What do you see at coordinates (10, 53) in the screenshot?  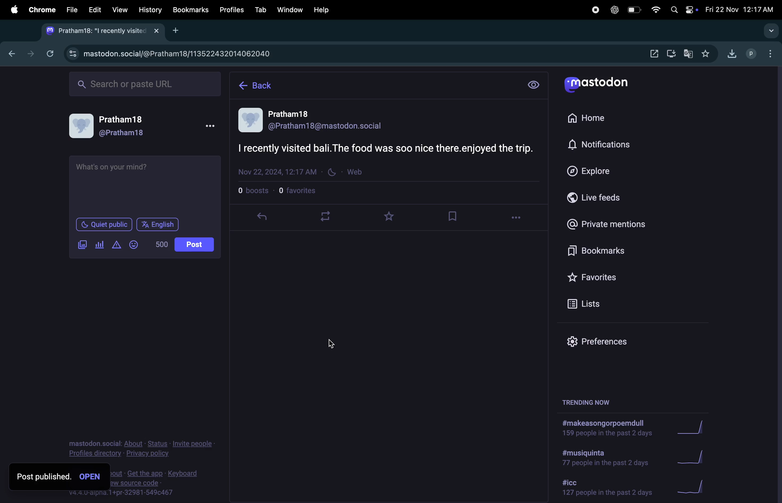 I see `backtab` at bounding box center [10, 53].